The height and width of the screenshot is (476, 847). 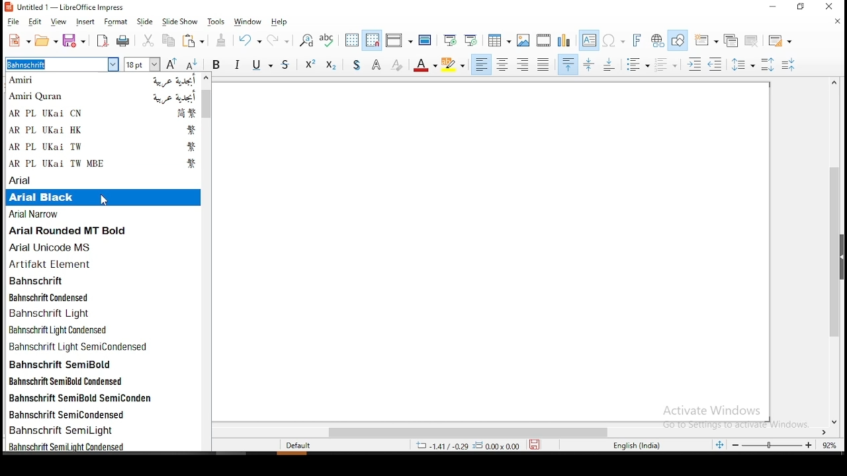 I want to click on display views, so click(x=398, y=38).